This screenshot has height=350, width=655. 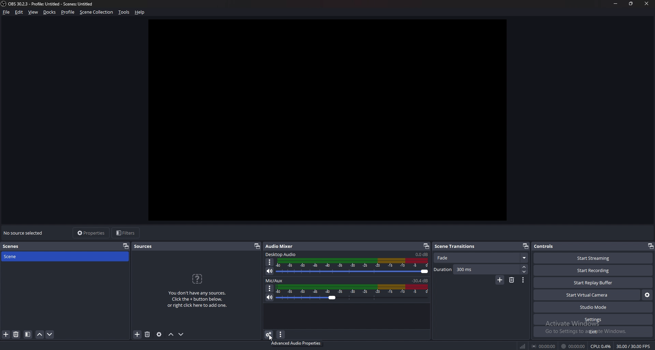 I want to click on You don't have any sources.Click the + button below,or right click here to add one., so click(x=196, y=299).